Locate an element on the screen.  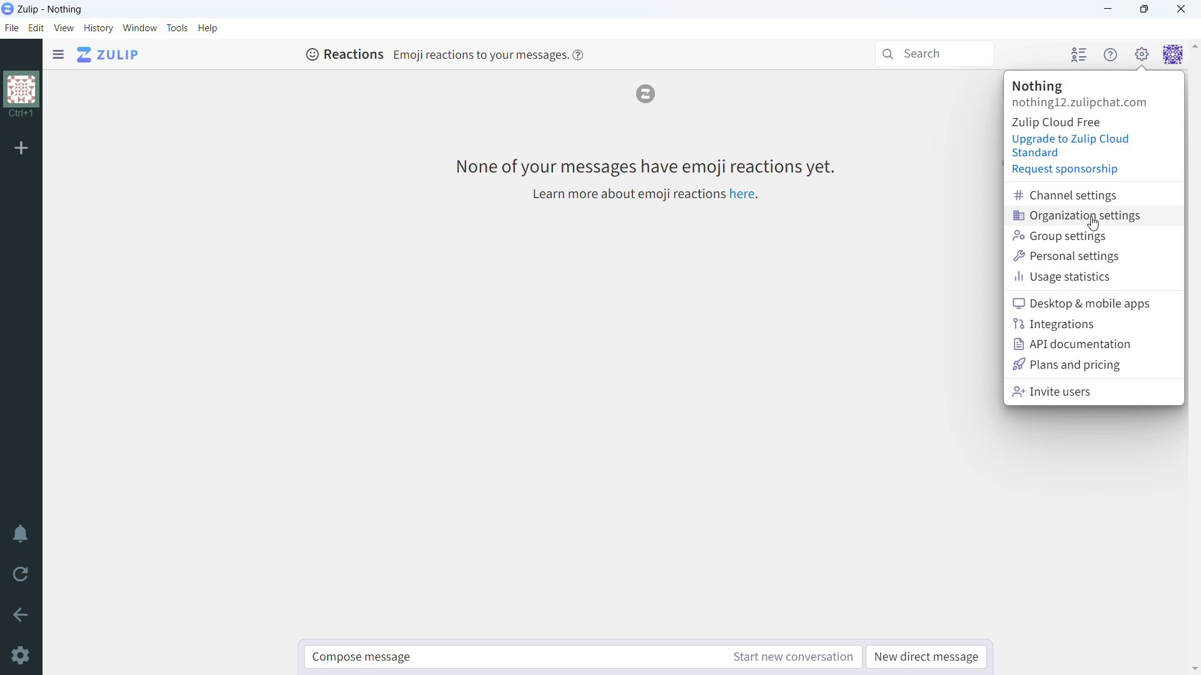
view is located at coordinates (64, 28).